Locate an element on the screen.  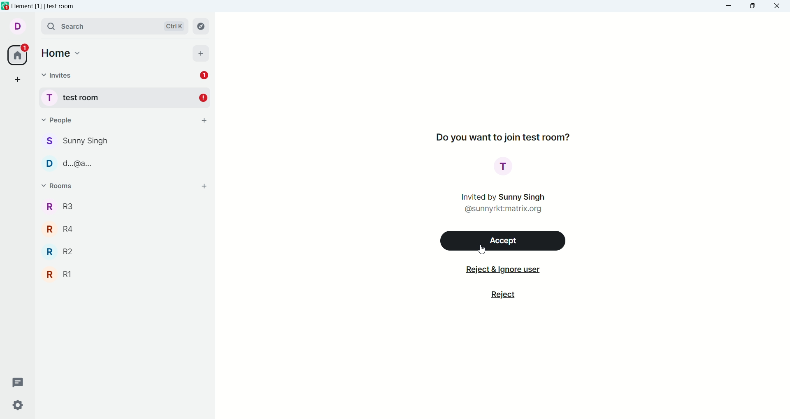
people is located at coordinates (56, 118).